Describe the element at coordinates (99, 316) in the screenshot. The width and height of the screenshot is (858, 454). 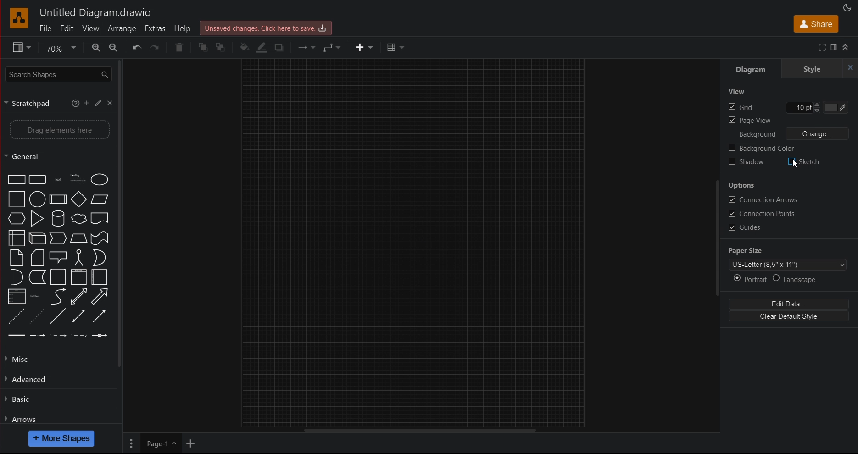
I see `directional connector` at that location.